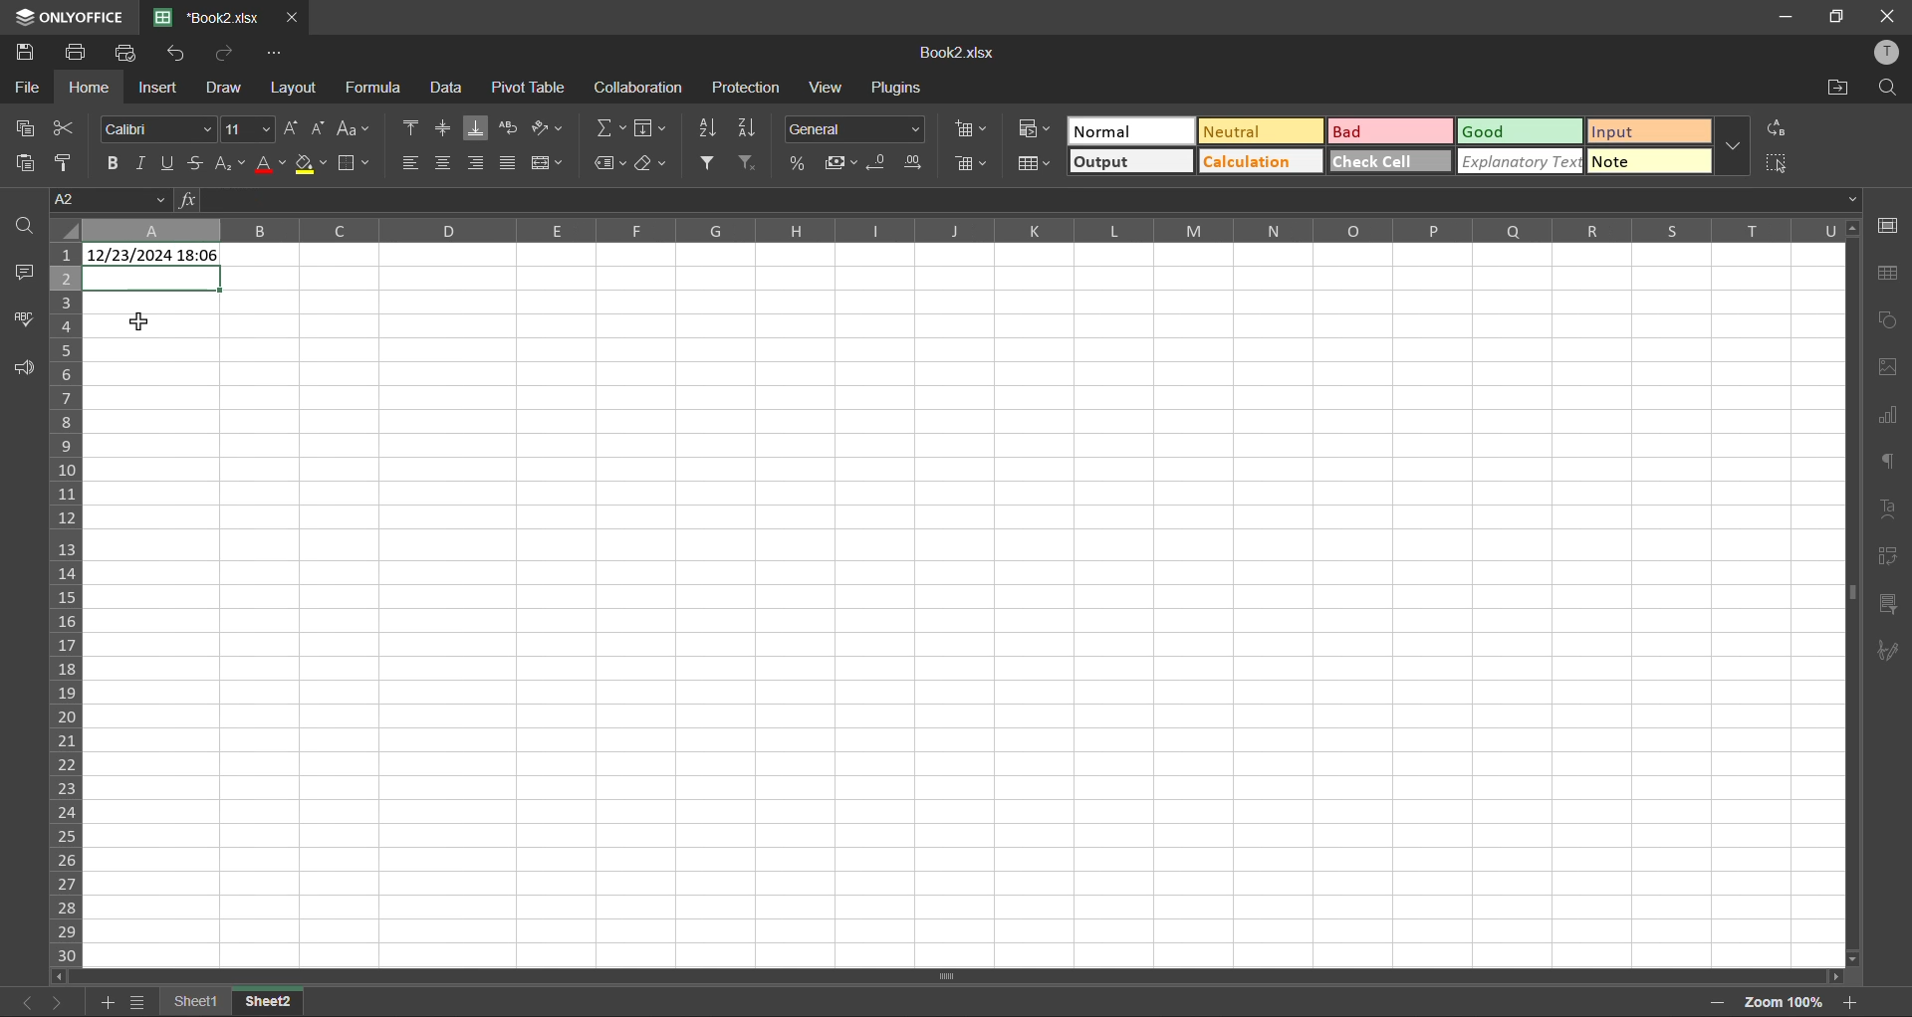  Describe the element at coordinates (856, 130) in the screenshot. I see `number format` at that location.